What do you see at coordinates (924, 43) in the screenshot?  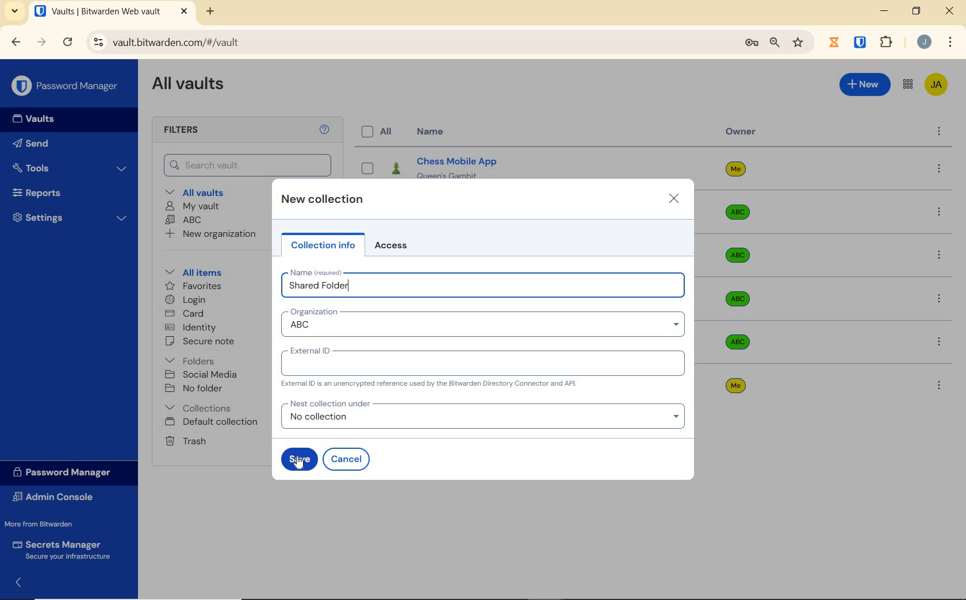 I see `Account` at bounding box center [924, 43].